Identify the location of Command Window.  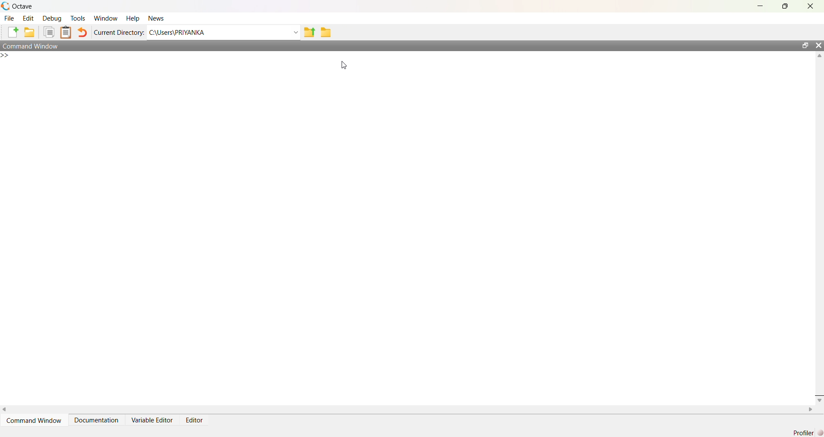
(35, 420).